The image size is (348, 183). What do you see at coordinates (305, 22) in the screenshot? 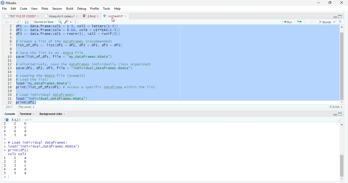
I see `Go to previous section` at bounding box center [305, 22].